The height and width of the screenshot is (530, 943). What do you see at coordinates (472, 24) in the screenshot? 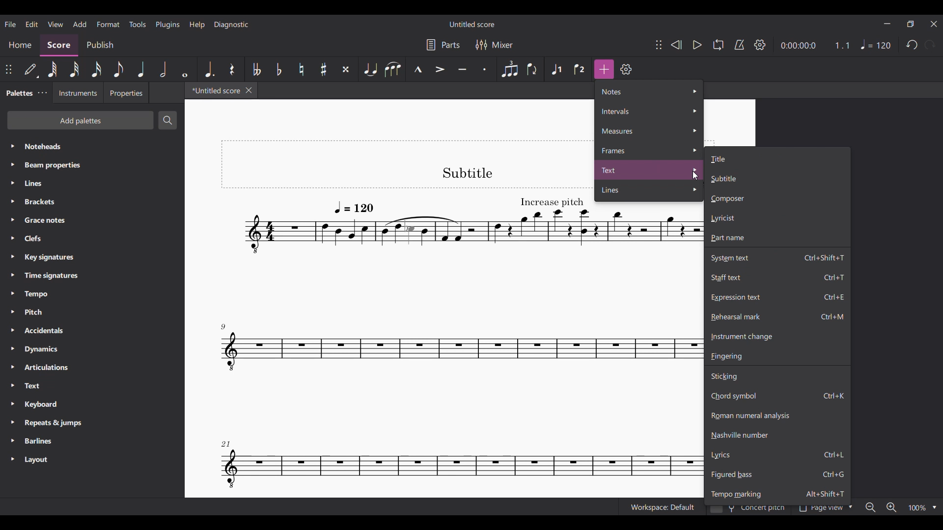
I see `Untitled score` at bounding box center [472, 24].